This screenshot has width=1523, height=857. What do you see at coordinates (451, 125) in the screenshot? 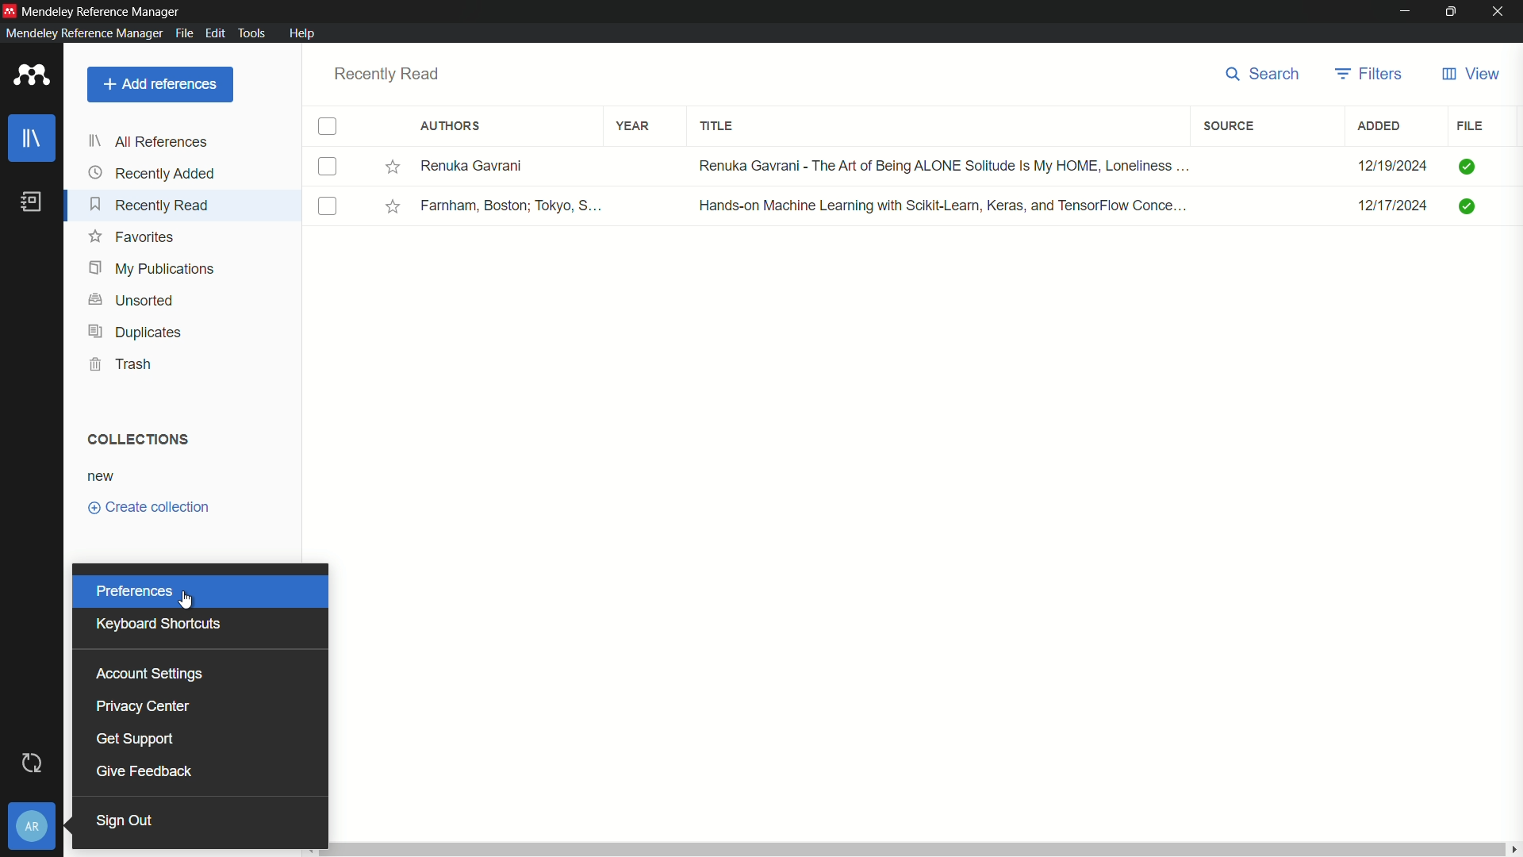
I see `authors` at bounding box center [451, 125].